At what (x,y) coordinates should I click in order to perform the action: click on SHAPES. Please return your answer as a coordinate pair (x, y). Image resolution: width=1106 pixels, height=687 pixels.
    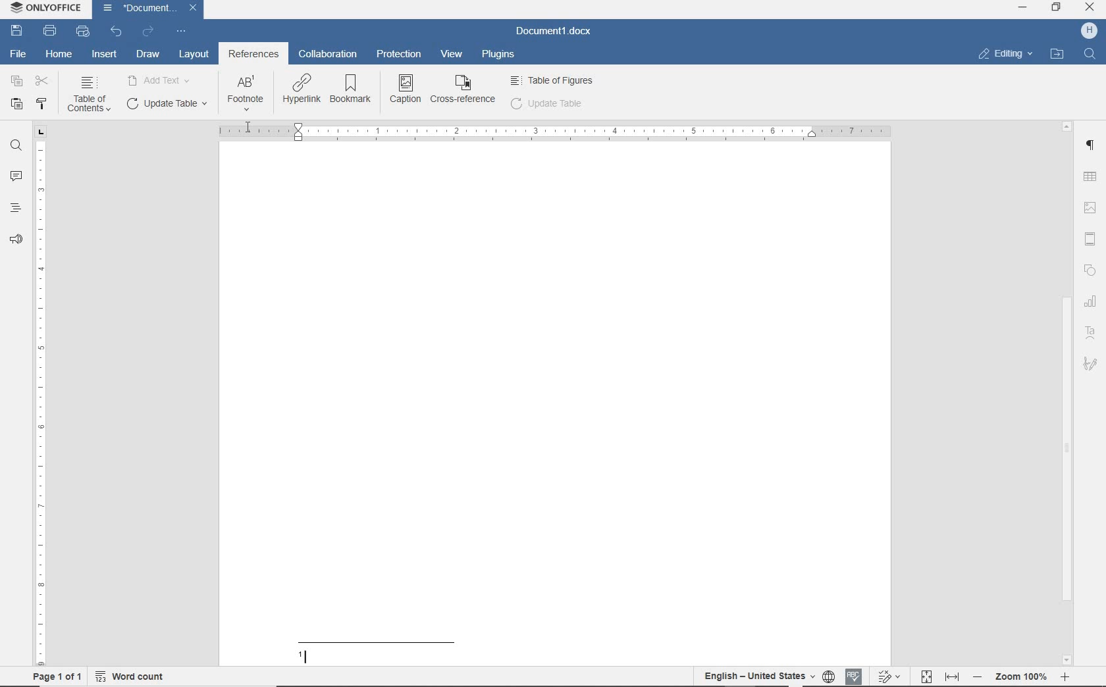
    Looking at the image, I should click on (1091, 270).